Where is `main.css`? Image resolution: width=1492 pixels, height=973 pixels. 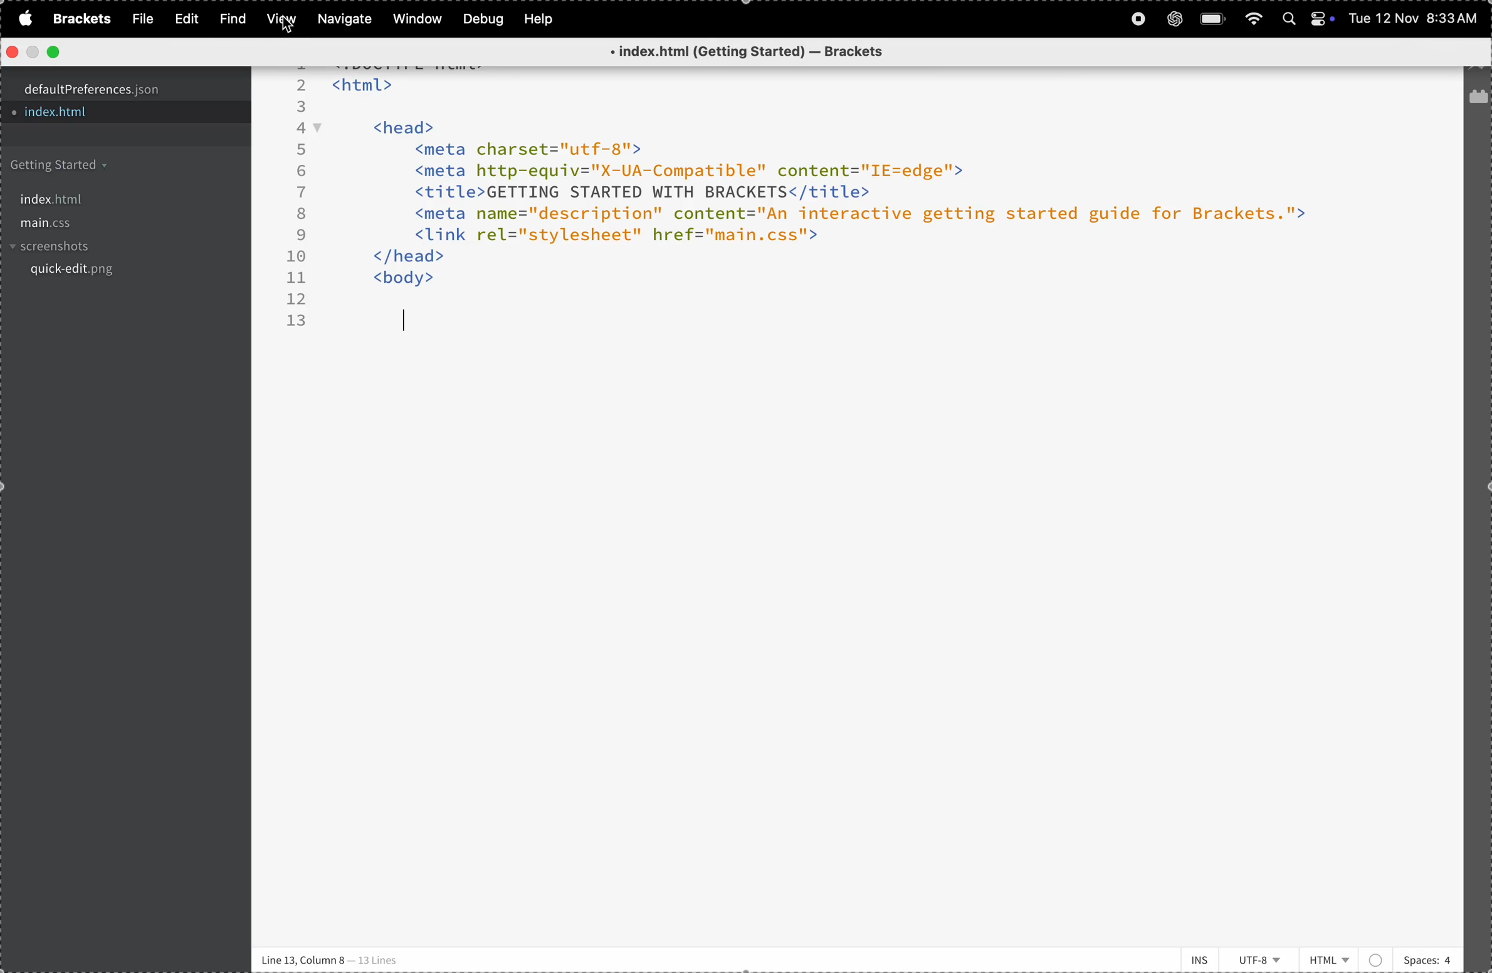
main.css is located at coordinates (114, 224).